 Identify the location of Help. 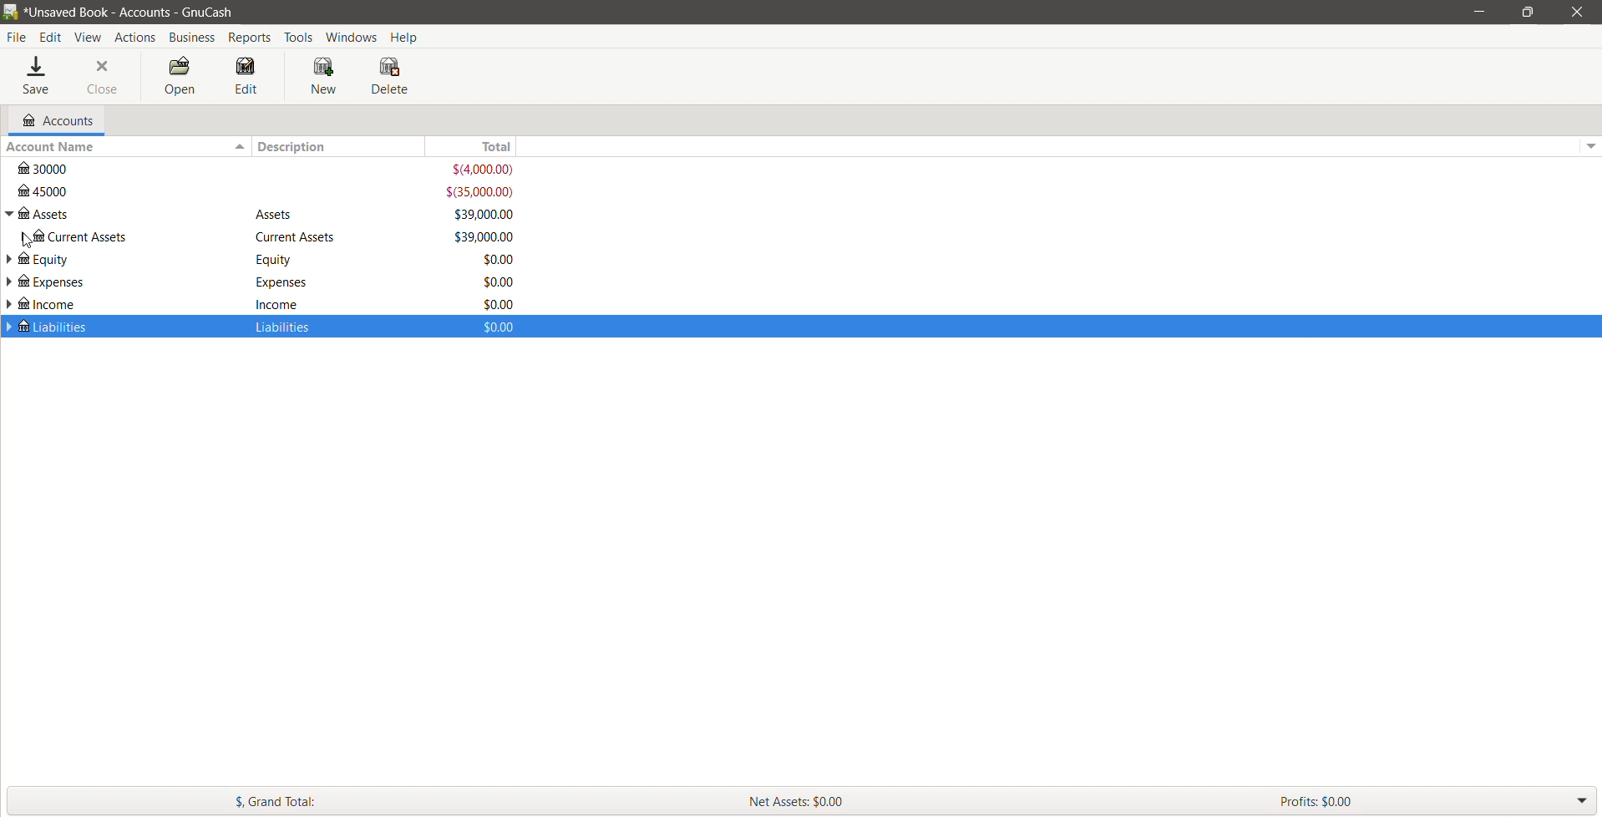
(406, 37).